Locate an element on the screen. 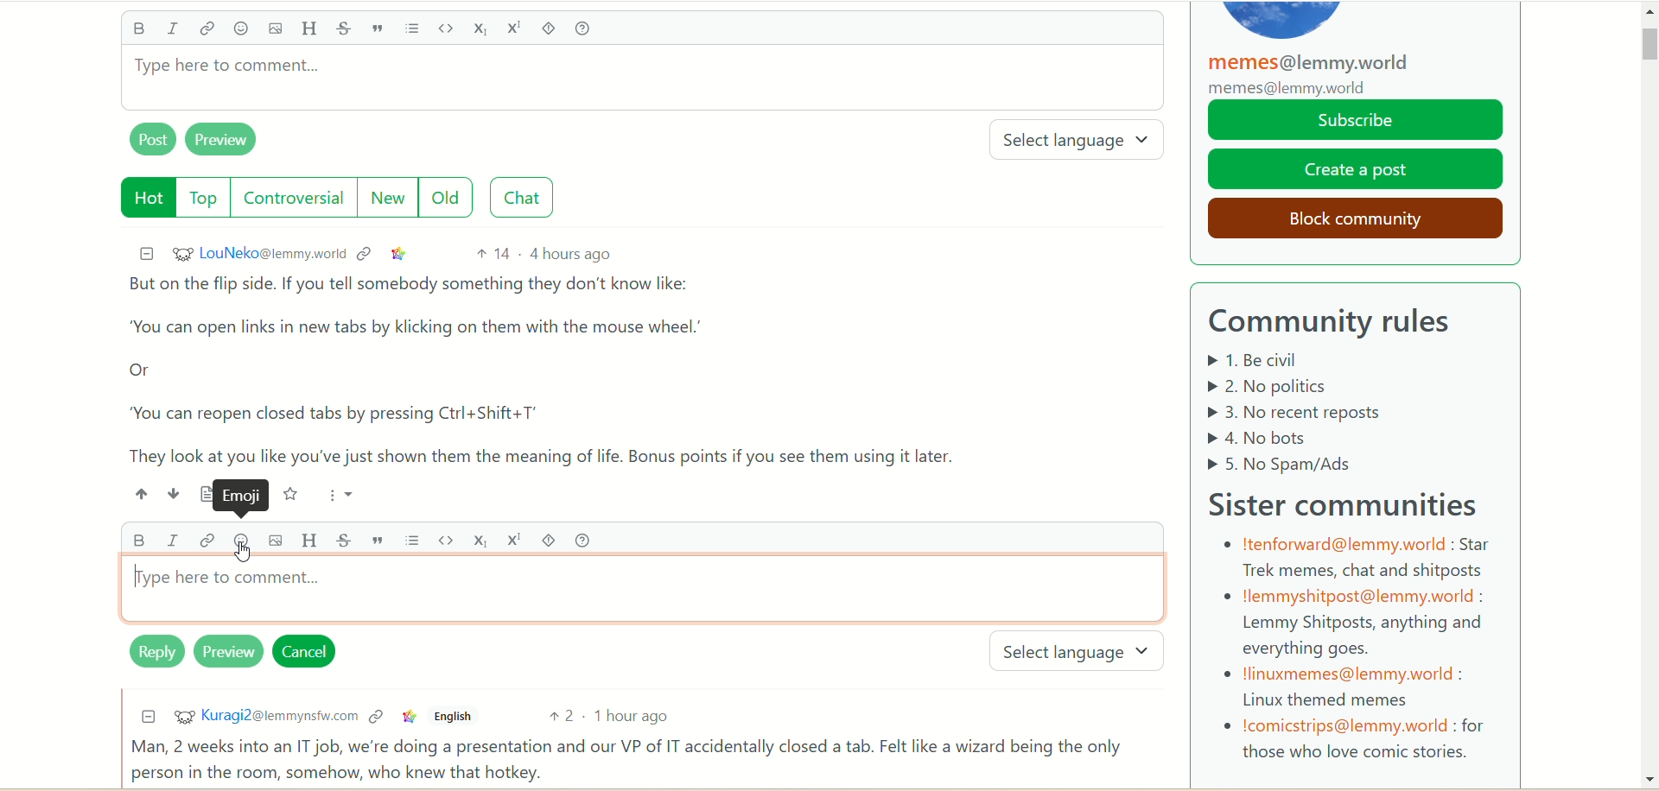  comment of LouNeko is located at coordinates (559, 370).